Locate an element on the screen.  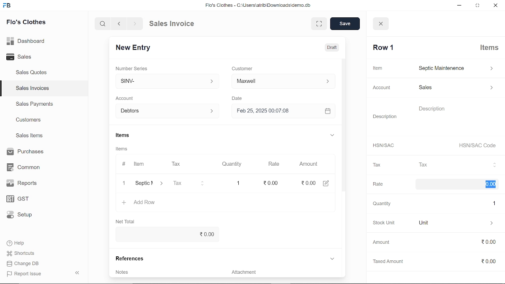
Stock Unit is located at coordinates (382, 223).